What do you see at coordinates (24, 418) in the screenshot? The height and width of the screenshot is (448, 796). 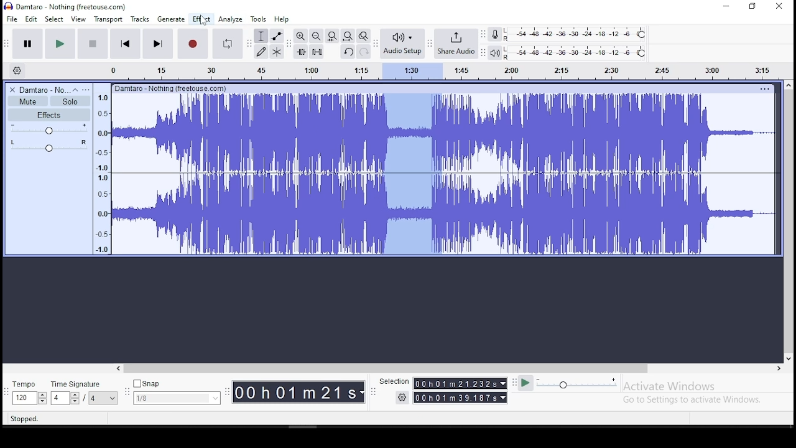 I see `Stopped.` at bounding box center [24, 418].